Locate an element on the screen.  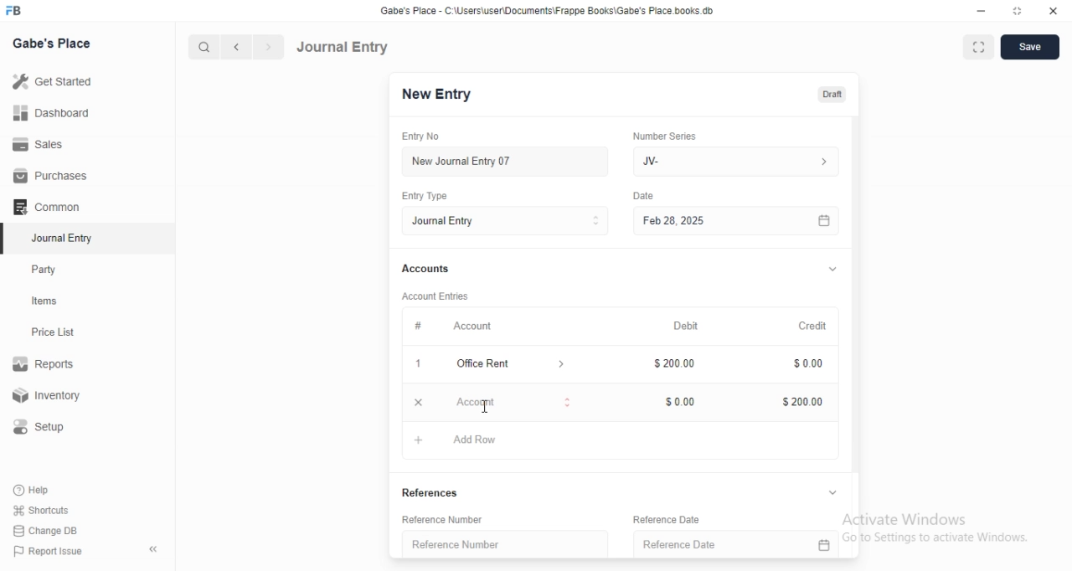
Price List is located at coordinates (52, 332).